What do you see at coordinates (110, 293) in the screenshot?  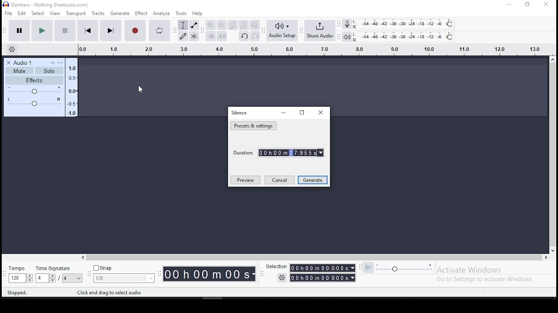 I see `click and drag to select audio` at bounding box center [110, 293].